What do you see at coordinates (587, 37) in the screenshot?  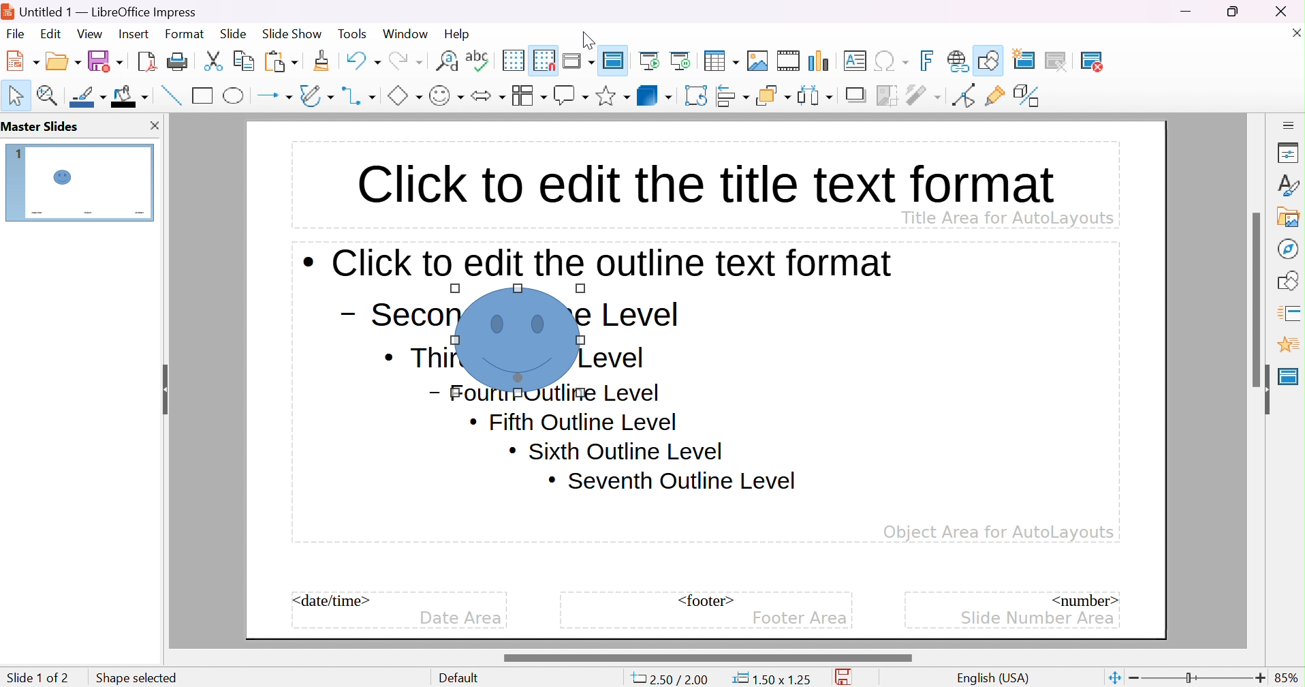 I see `cursor` at bounding box center [587, 37].